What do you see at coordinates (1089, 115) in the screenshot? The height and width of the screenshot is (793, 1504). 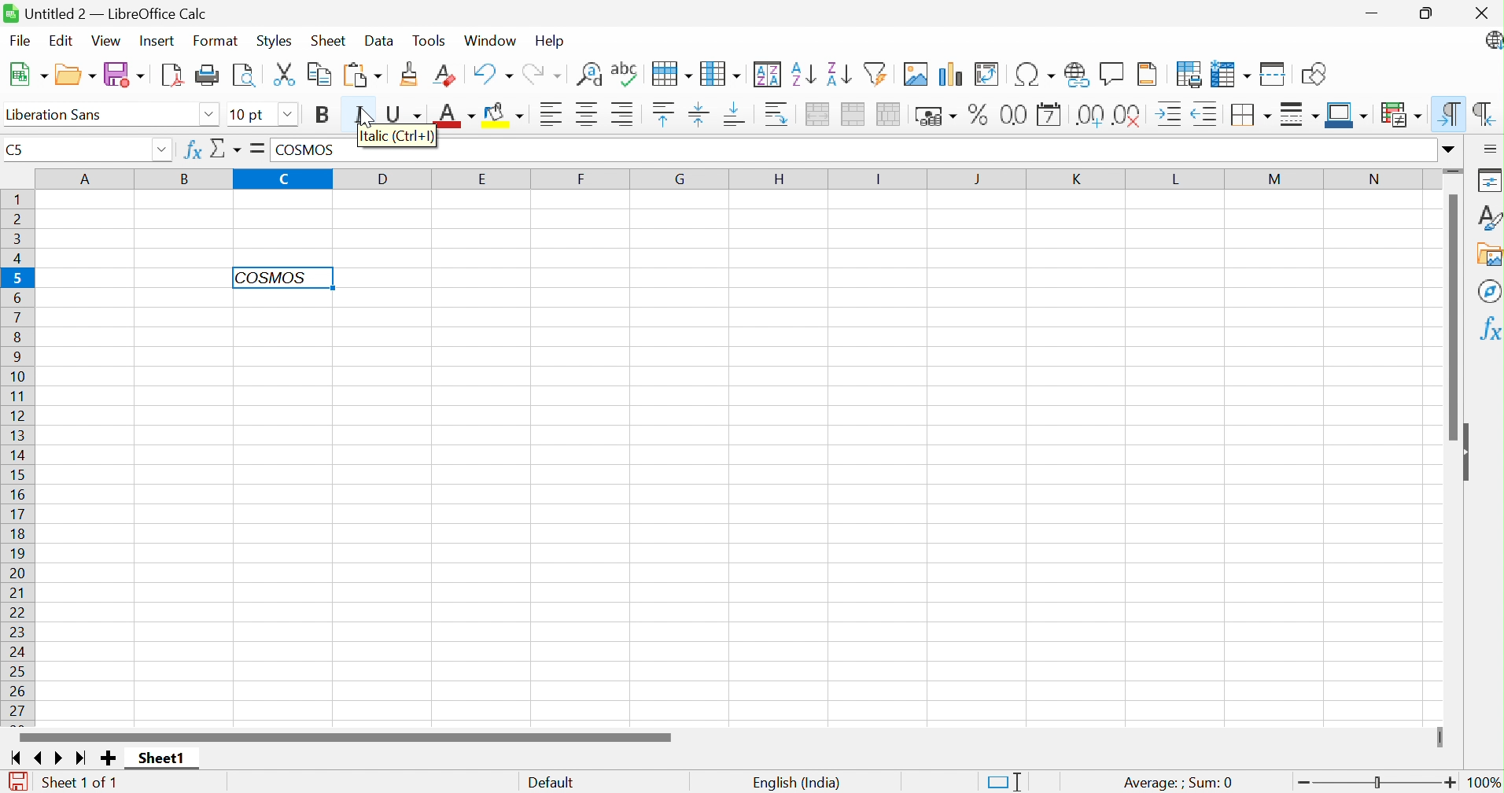 I see `Add decimal place` at bounding box center [1089, 115].